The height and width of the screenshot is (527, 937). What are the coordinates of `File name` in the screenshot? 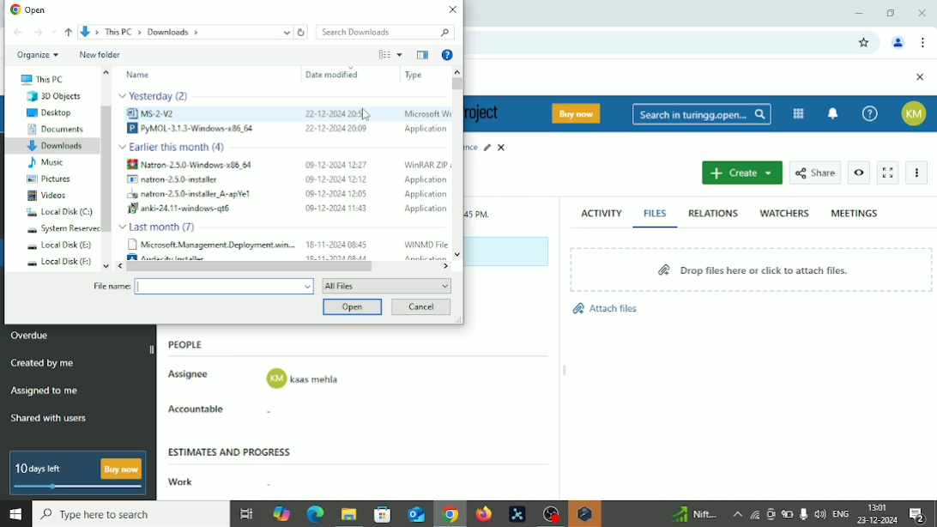 It's located at (225, 287).